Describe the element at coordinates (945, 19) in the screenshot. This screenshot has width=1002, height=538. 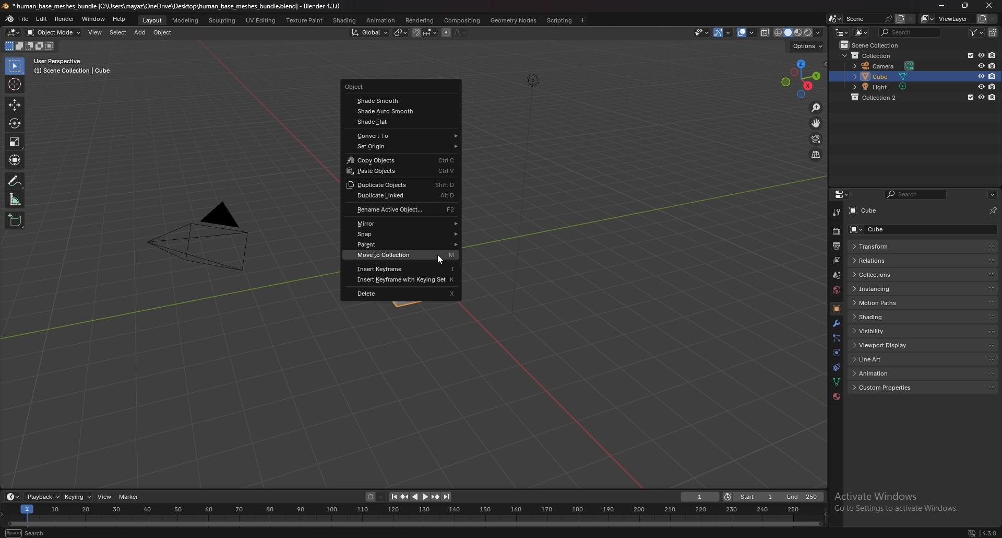
I see `view layer` at that location.